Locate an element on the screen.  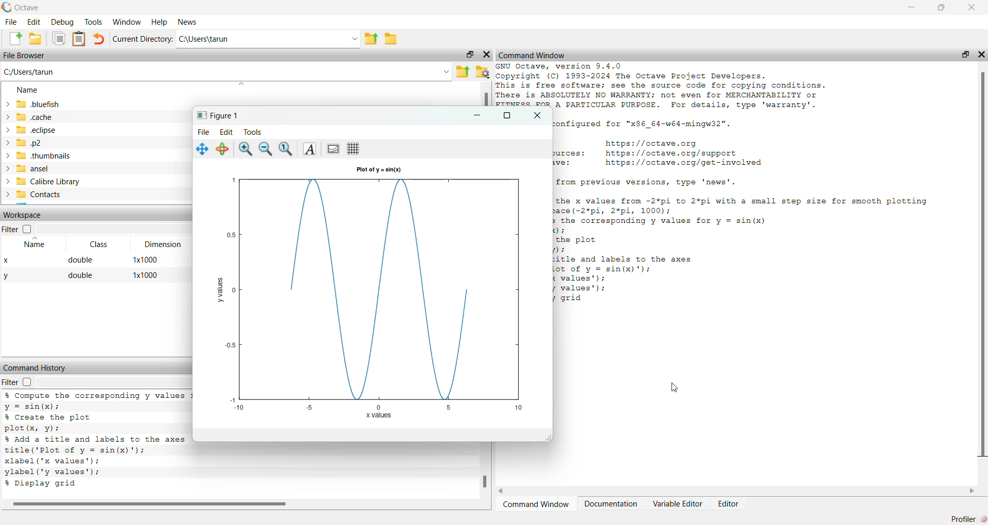
Name is located at coordinates (37, 243).